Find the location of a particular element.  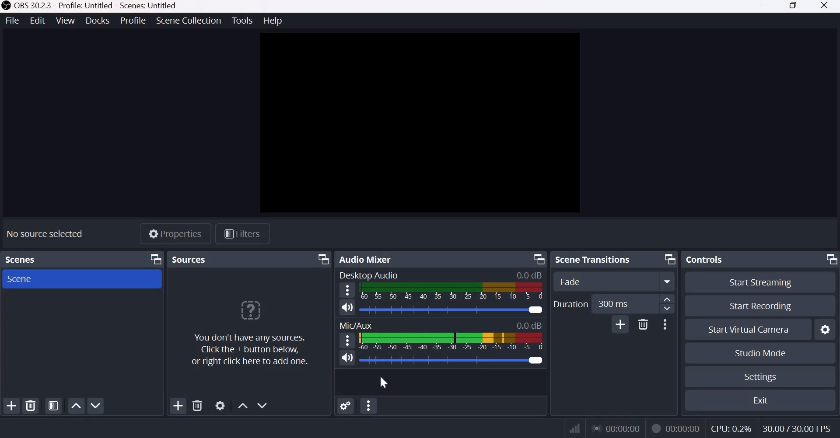

Add source(s) is located at coordinates (179, 406).